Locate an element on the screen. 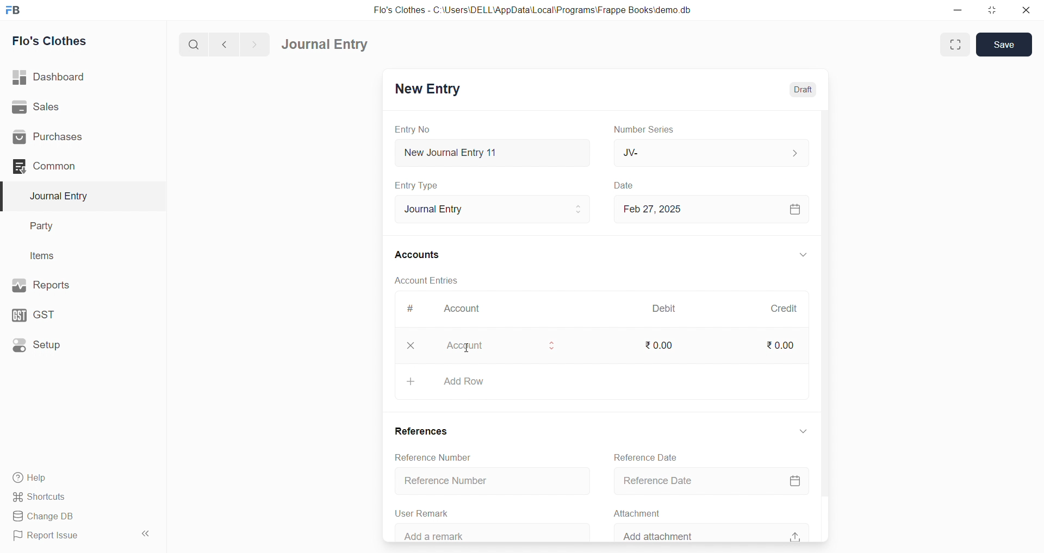  Fit window is located at coordinates (954, 45).